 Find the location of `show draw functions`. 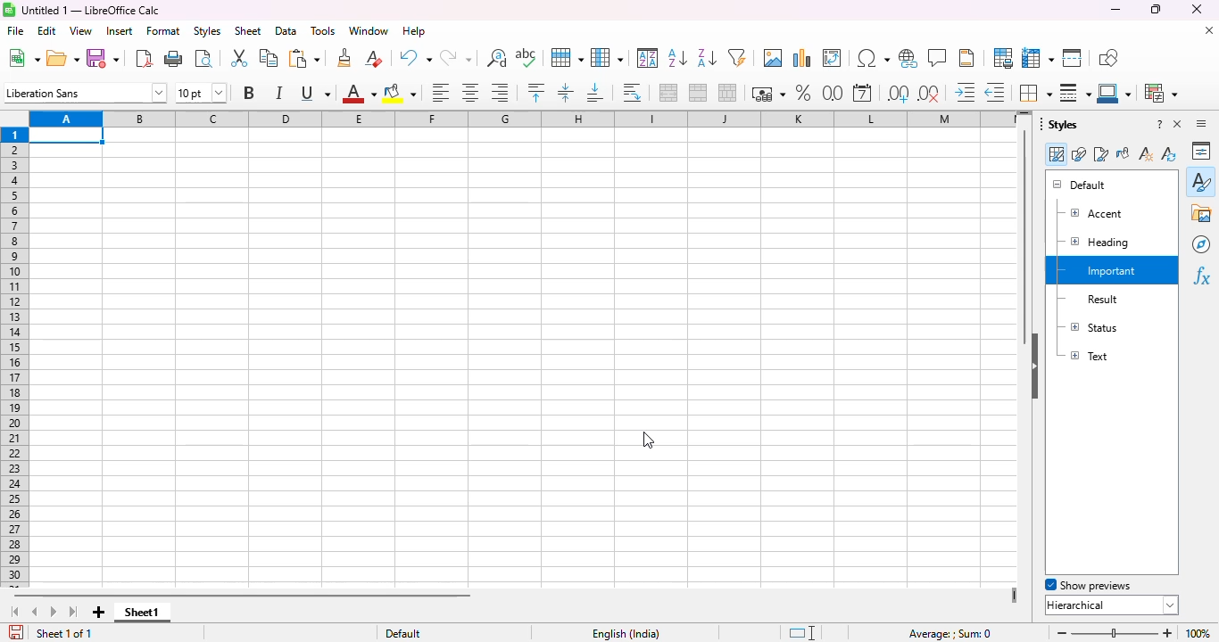

show draw functions is located at coordinates (1108, 58).